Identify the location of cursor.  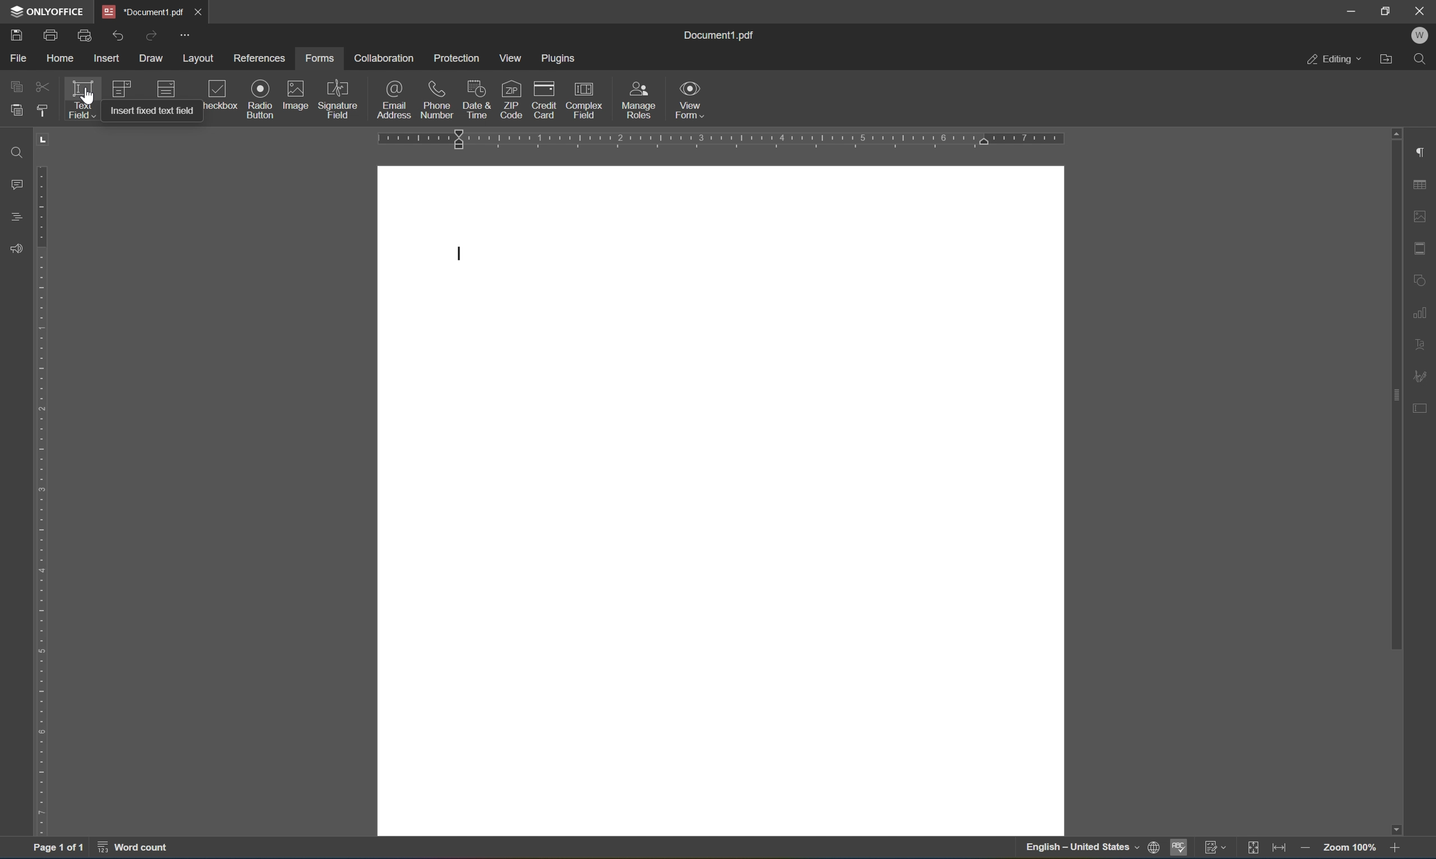
(87, 98).